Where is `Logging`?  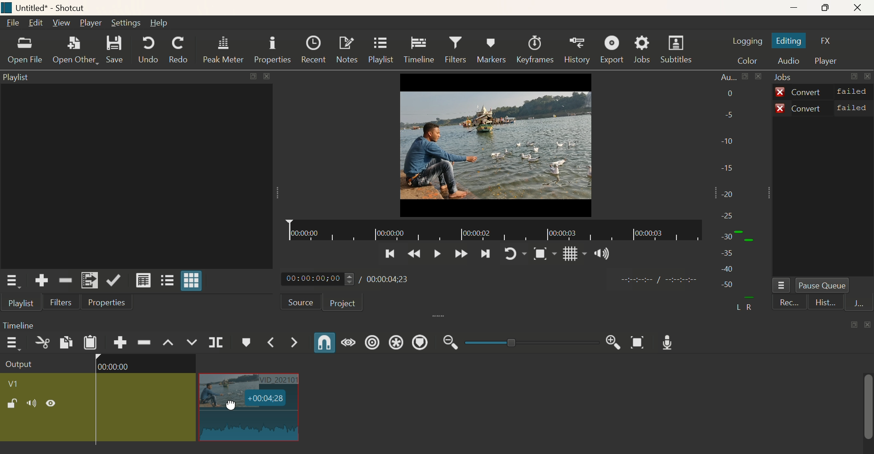
Logging is located at coordinates (747, 40).